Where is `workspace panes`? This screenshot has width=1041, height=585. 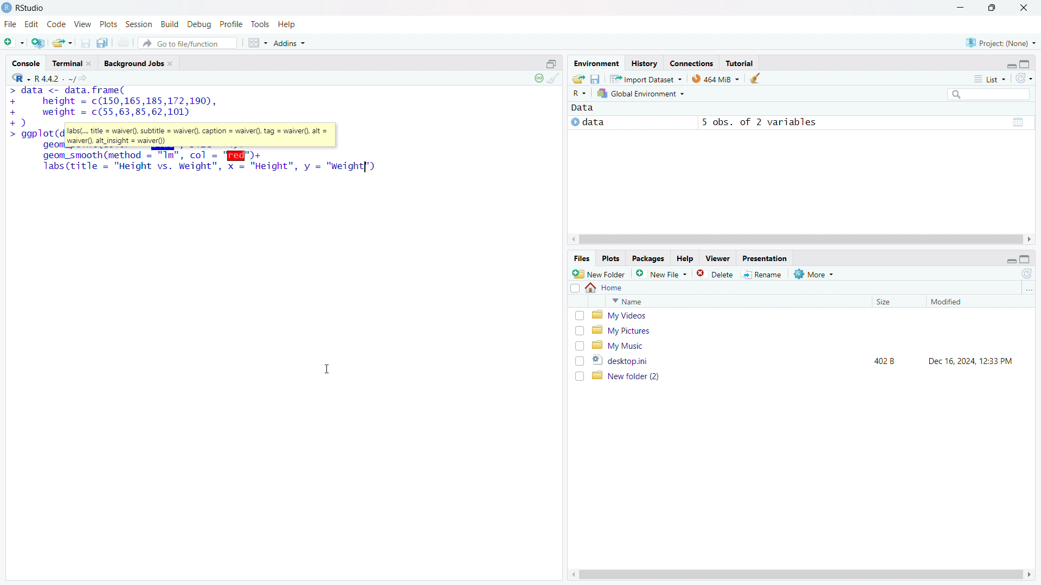
workspace panes is located at coordinates (257, 43).